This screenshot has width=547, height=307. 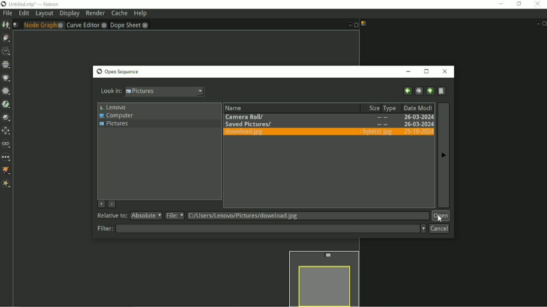 I want to click on Script name, so click(x=364, y=23).